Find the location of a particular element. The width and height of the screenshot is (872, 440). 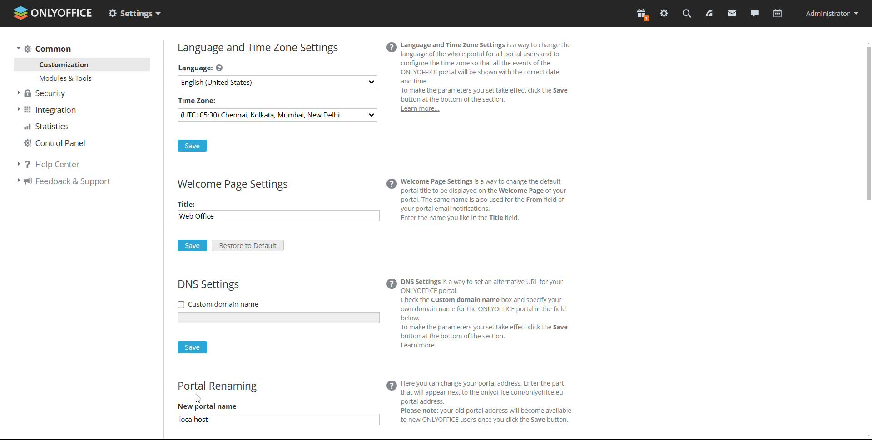

restore to default is located at coordinates (248, 245).